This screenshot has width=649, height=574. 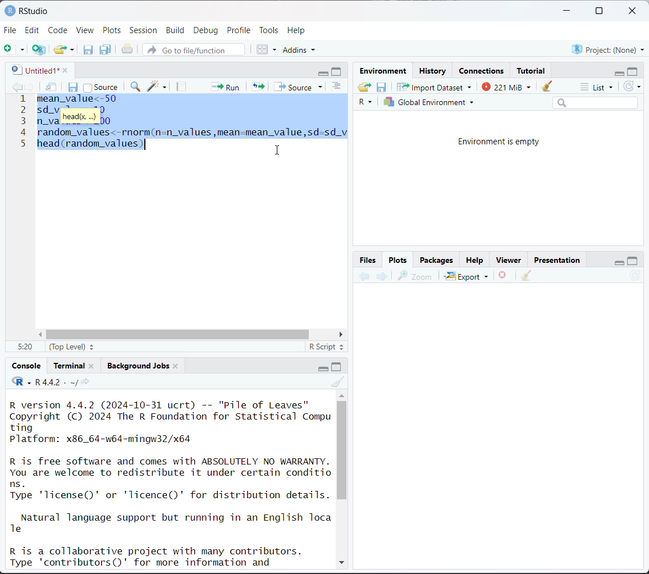 What do you see at coordinates (17, 88) in the screenshot?
I see `go backward to previous source location` at bounding box center [17, 88].